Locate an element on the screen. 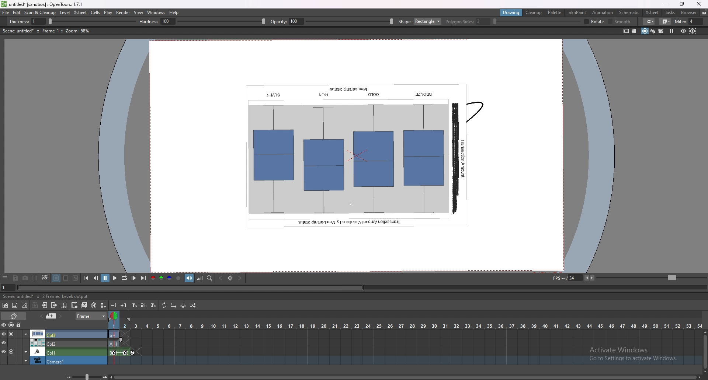 The height and width of the screenshot is (380, 708). column 3 is located at coordinates (70, 334).